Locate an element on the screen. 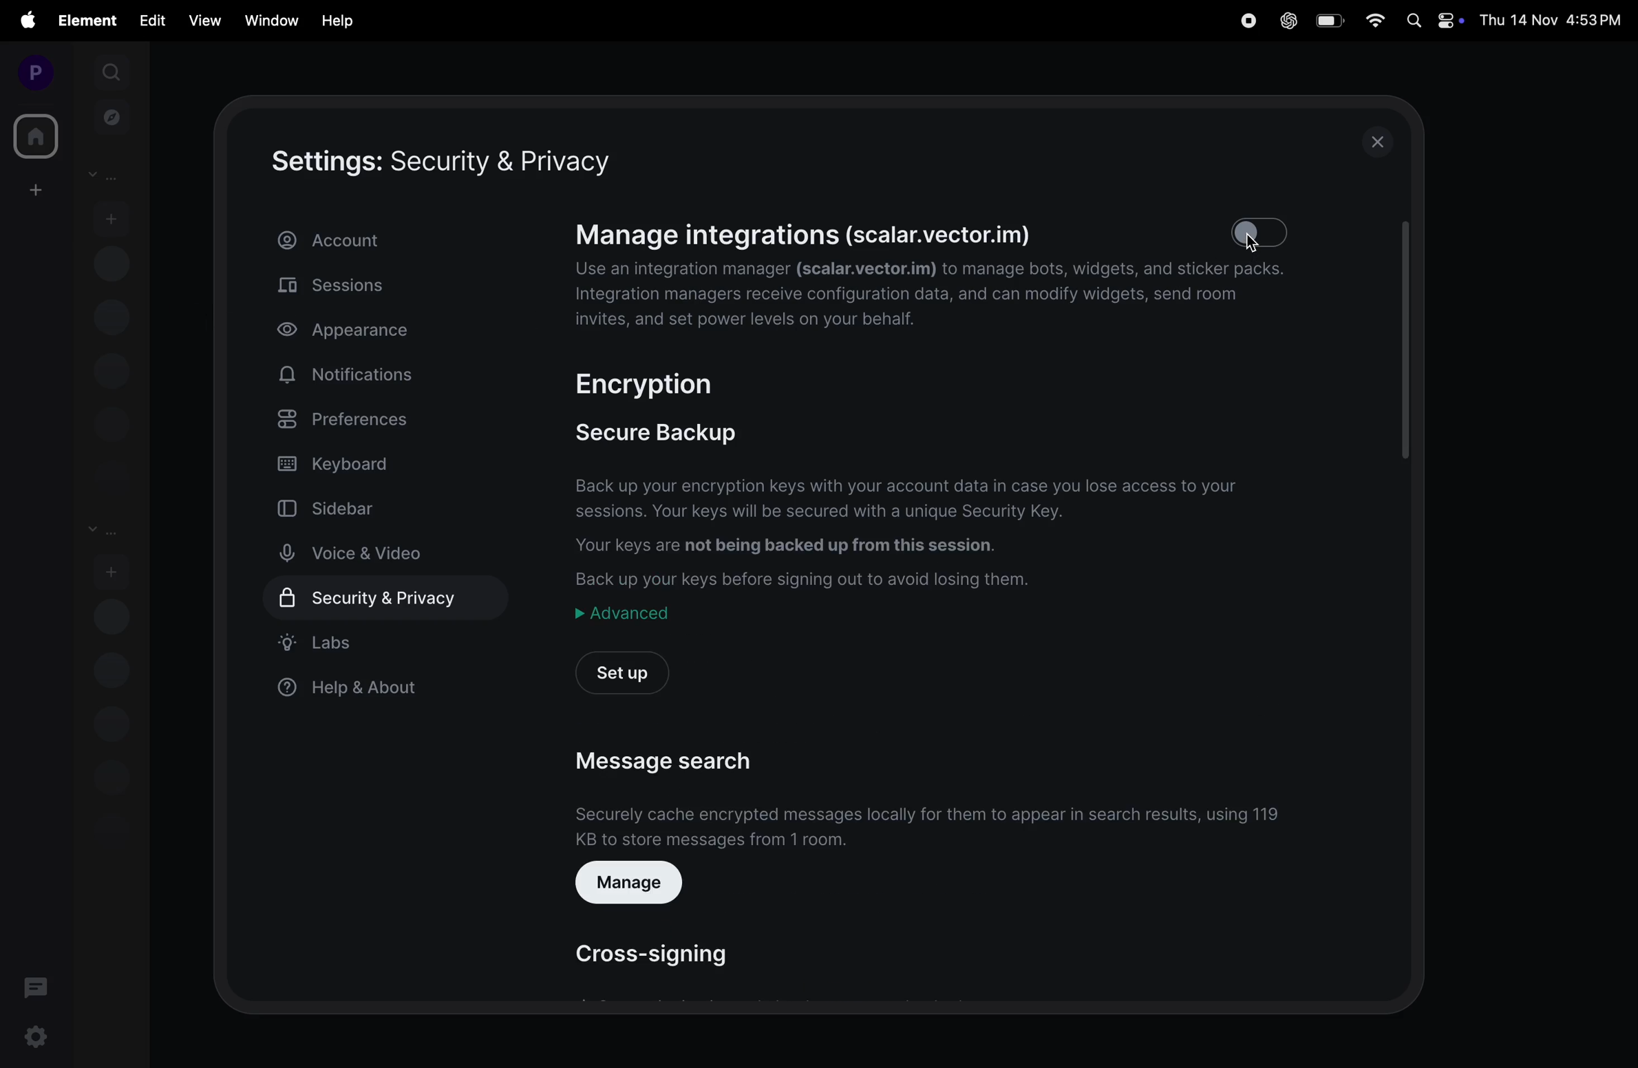 This screenshot has width=1638, height=1068. setting security and privacy is located at coordinates (467, 168).